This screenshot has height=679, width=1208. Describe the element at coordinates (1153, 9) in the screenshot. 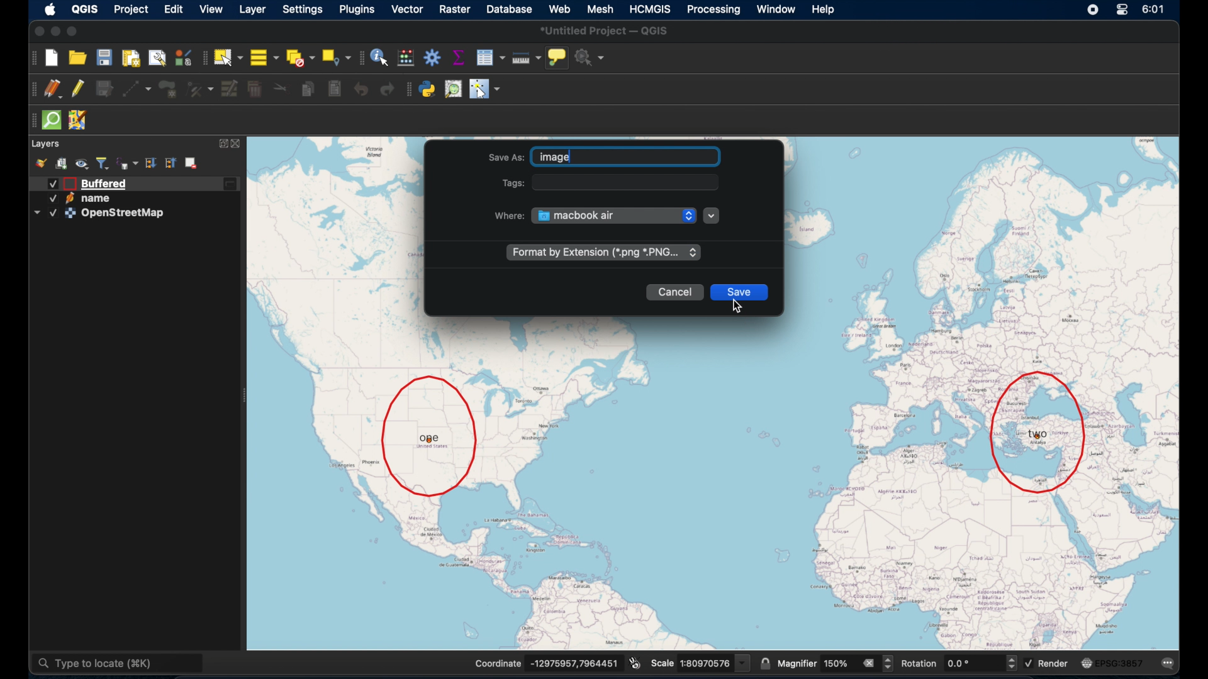

I see `time 6:01` at that location.